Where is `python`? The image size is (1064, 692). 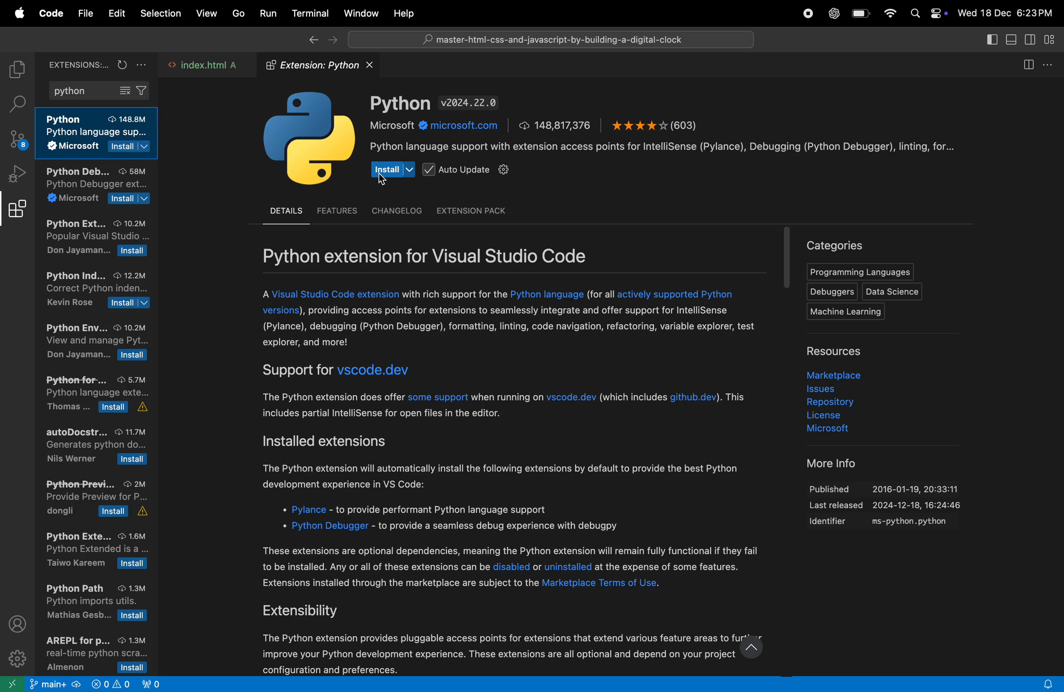 python is located at coordinates (309, 140).